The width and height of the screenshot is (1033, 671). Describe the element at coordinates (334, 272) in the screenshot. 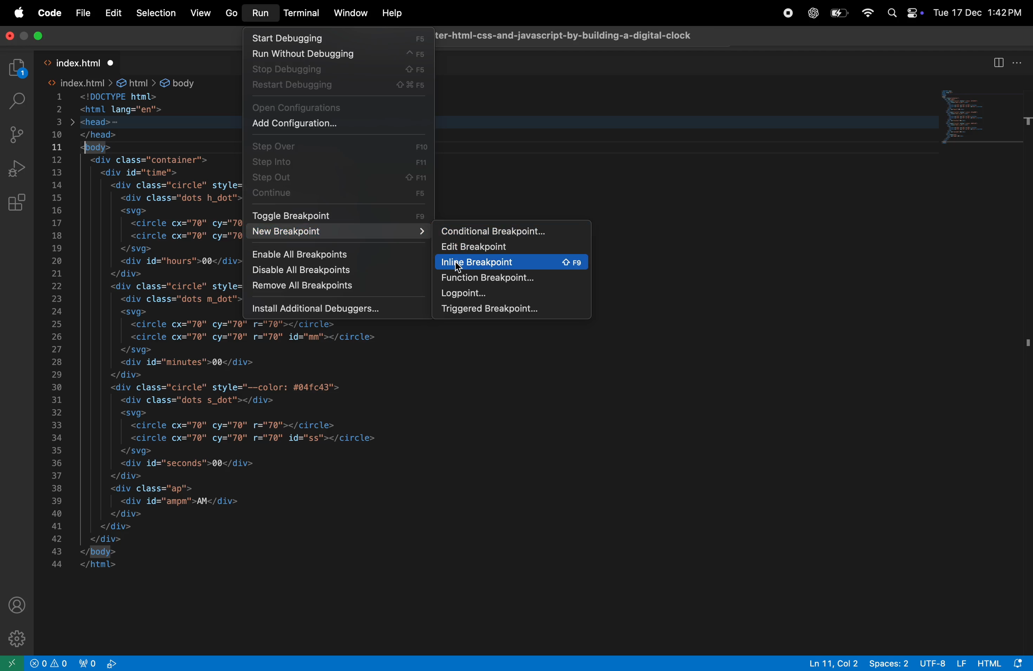

I see `disable all breakpoints` at that location.